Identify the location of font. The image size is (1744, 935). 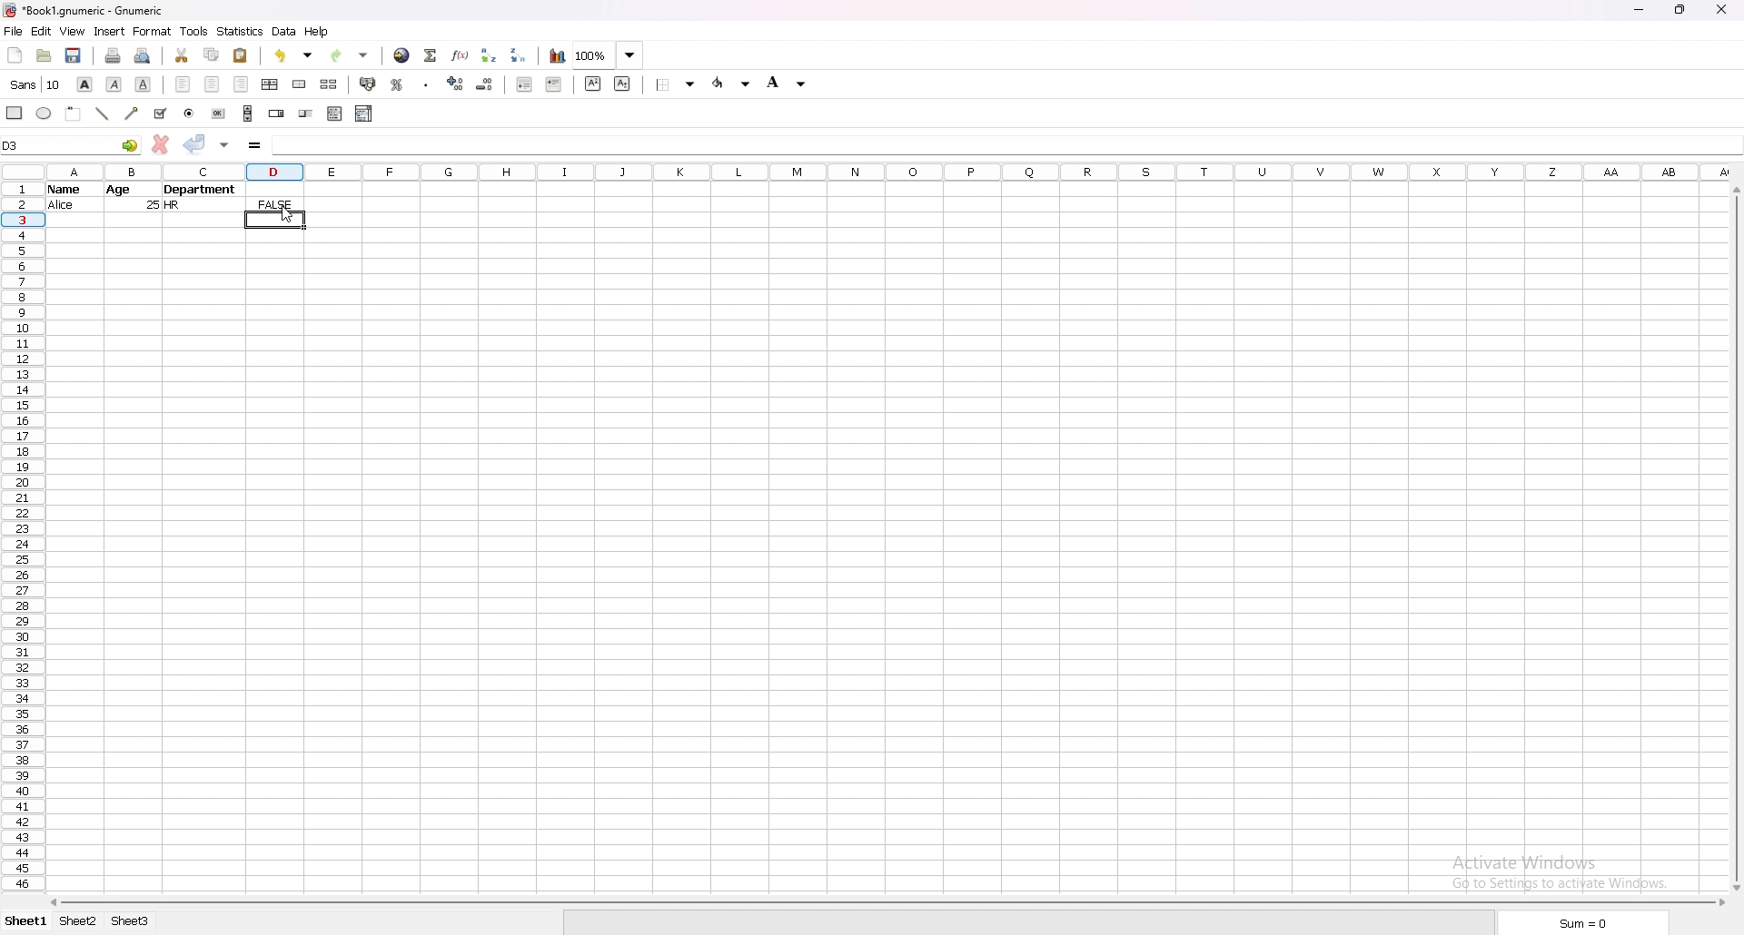
(35, 84).